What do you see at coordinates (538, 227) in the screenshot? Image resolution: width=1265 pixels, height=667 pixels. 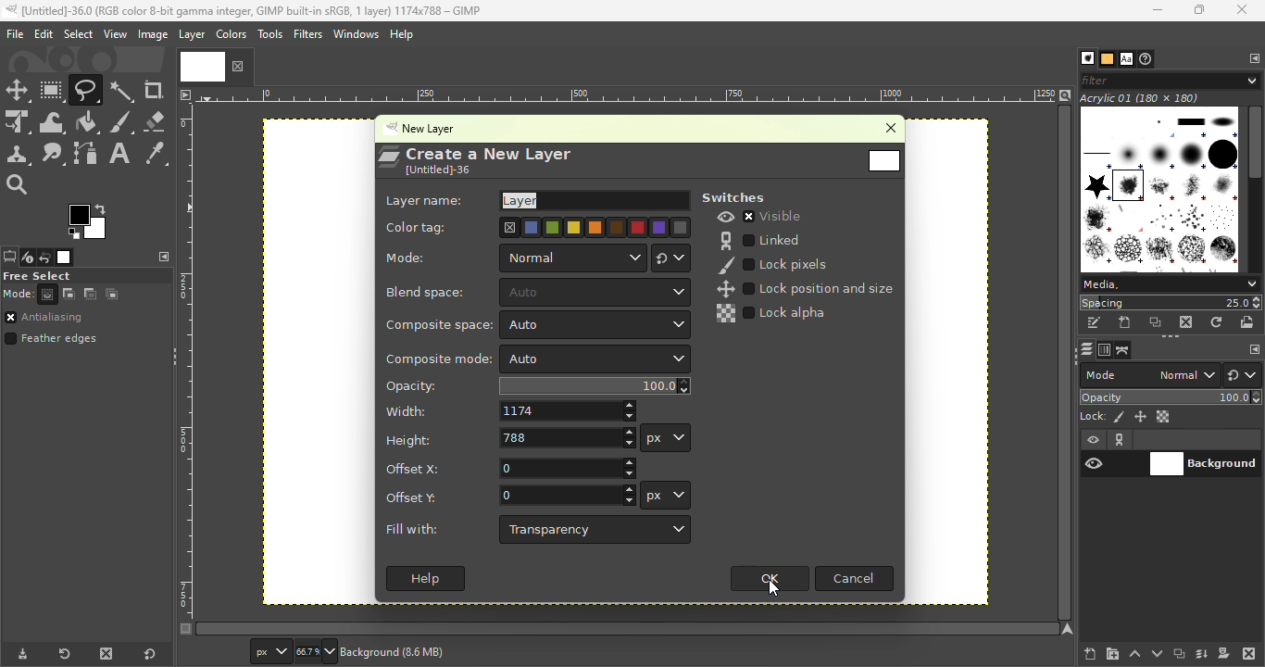 I see `Color tag` at bounding box center [538, 227].